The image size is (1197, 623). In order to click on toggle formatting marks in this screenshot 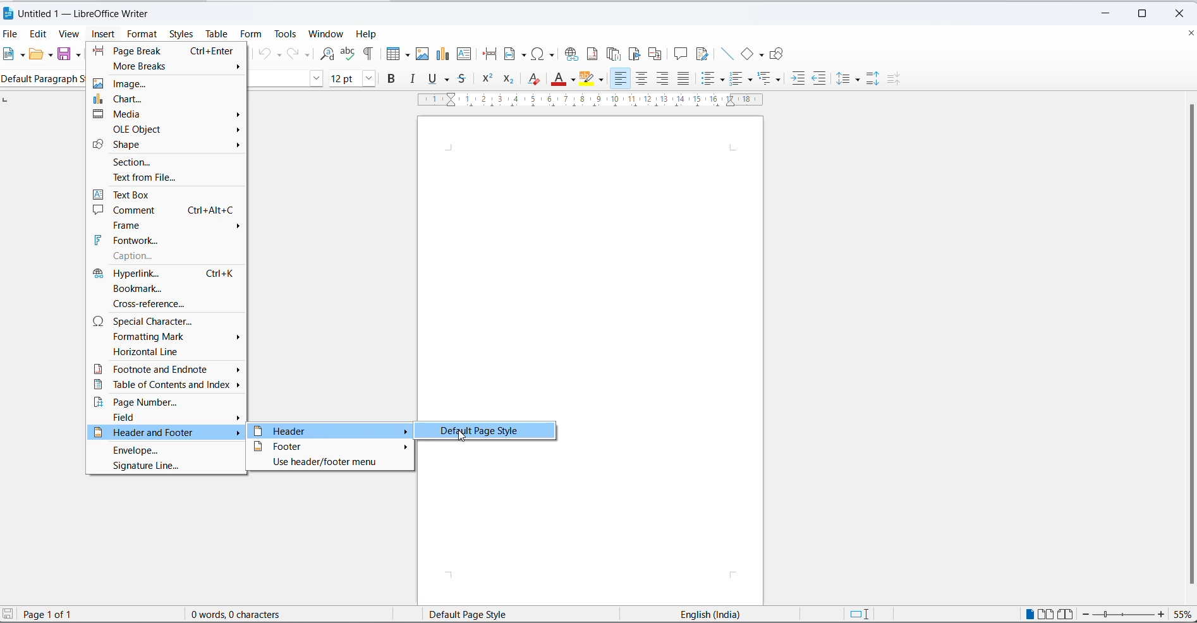, I will do `click(370, 54)`.